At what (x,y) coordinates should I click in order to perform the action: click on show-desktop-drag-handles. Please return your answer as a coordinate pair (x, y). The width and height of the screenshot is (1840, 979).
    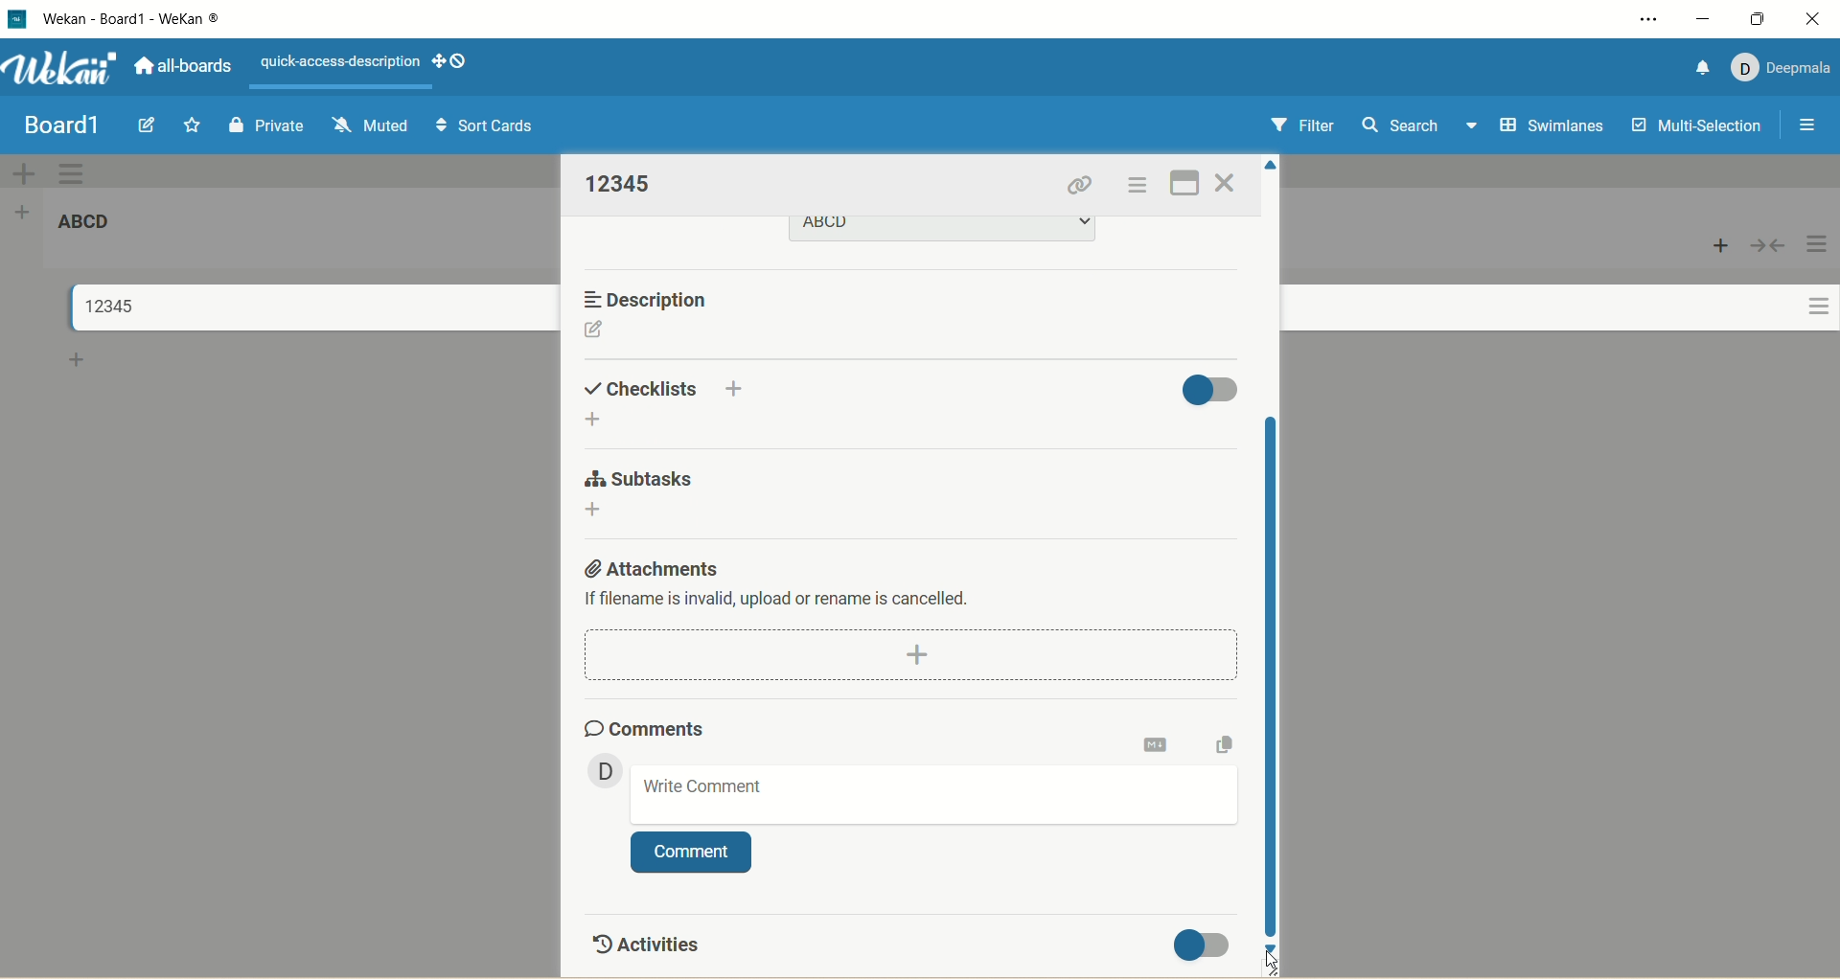
    Looking at the image, I should click on (462, 61).